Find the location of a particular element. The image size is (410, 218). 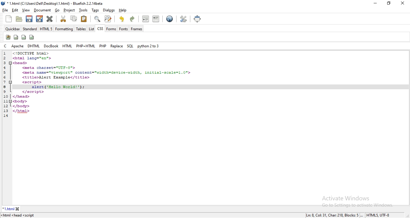

formatting is located at coordinates (63, 29).